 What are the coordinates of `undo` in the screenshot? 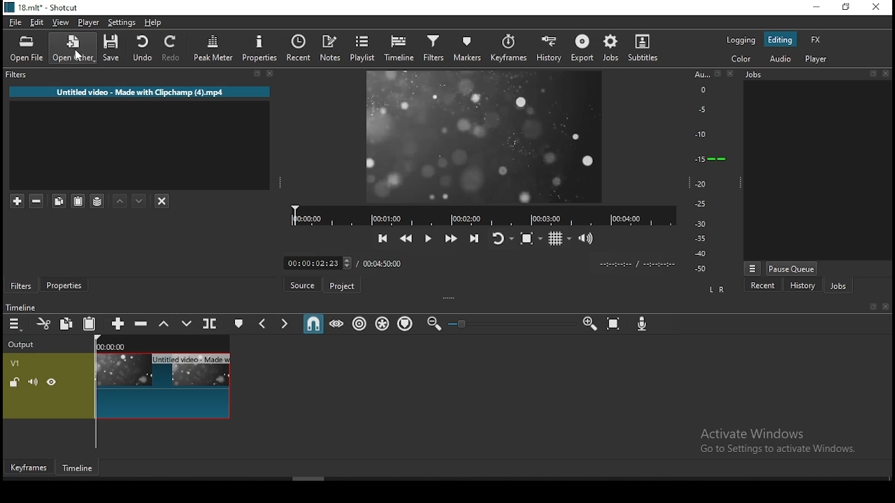 It's located at (142, 48).